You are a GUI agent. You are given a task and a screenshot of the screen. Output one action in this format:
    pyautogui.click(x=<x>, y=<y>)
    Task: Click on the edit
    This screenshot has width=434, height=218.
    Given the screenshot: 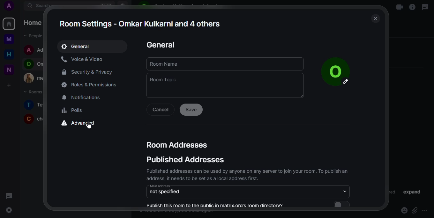 What is the action you would take?
    pyautogui.click(x=346, y=82)
    